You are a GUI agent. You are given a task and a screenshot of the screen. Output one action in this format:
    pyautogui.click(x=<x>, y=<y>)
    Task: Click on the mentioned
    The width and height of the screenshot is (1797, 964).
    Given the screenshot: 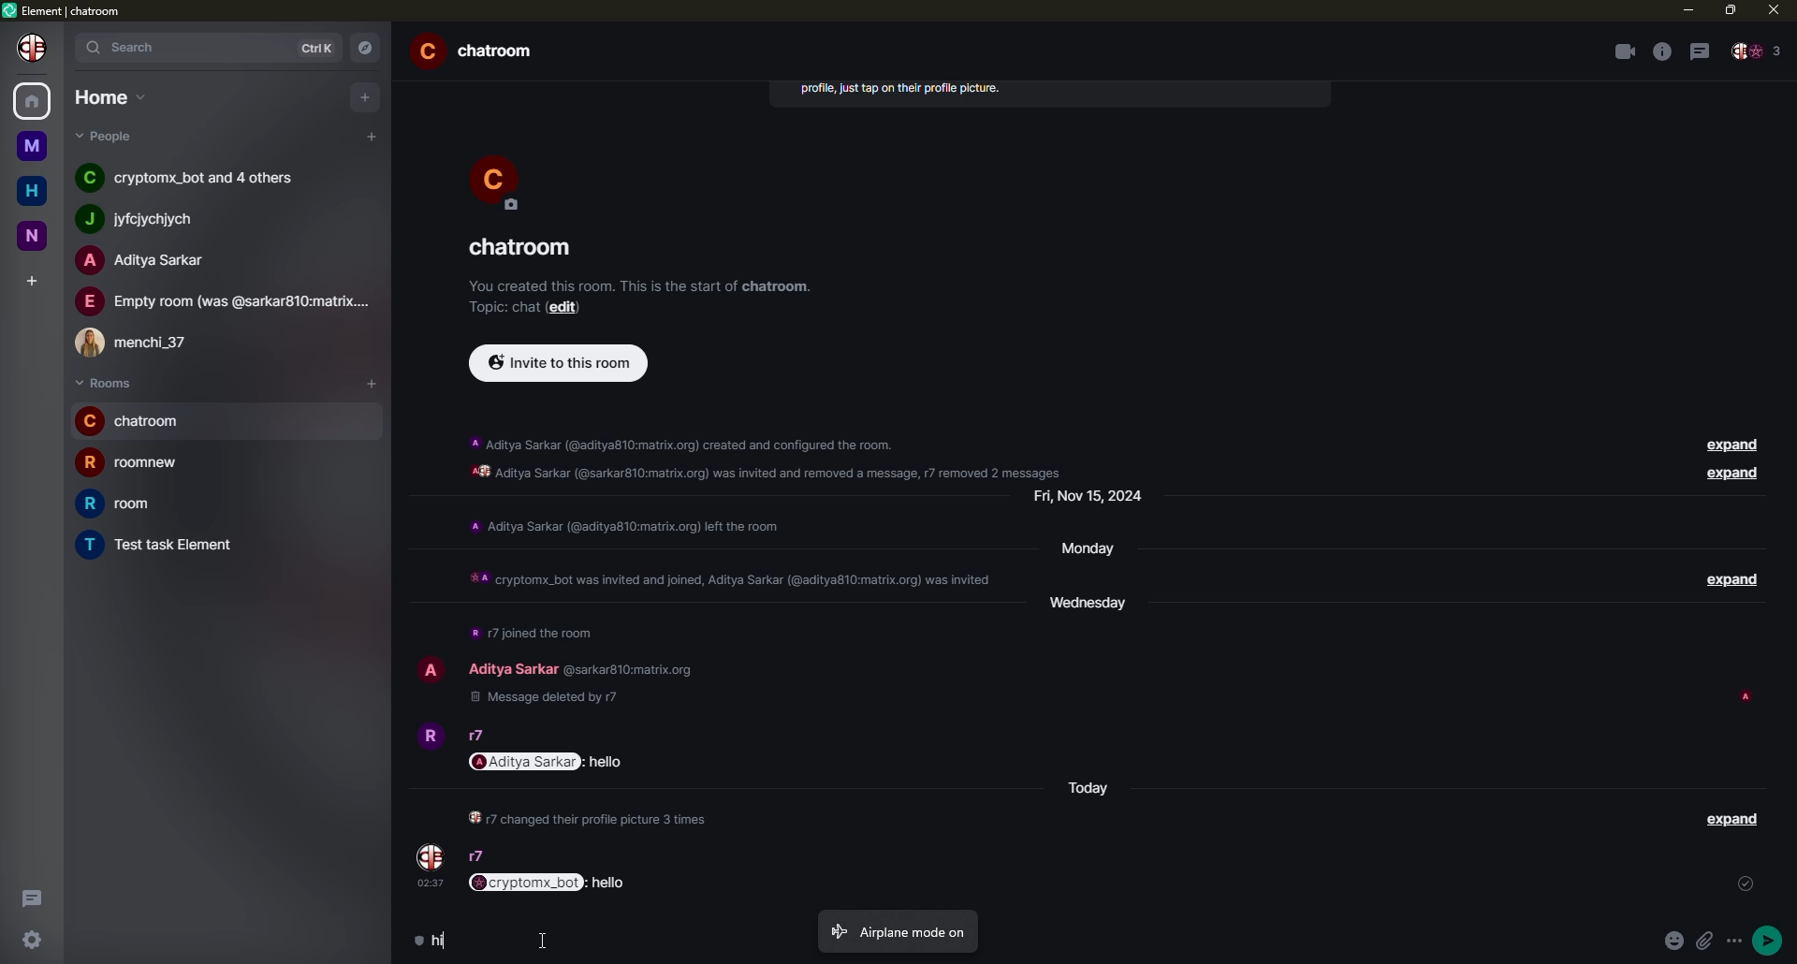 What is the action you would take?
    pyautogui.click(x=550, y=763)
    